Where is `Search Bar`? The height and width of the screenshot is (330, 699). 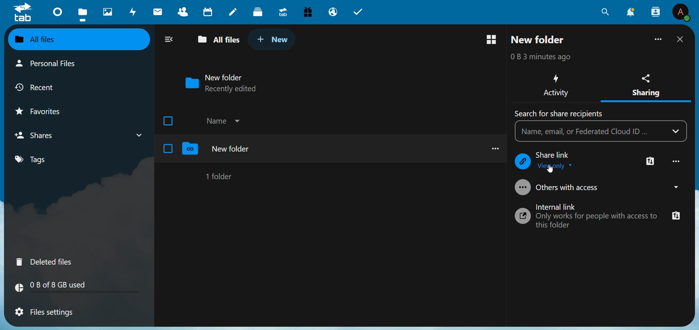
Search Bar is located at coordinates (590, 132).